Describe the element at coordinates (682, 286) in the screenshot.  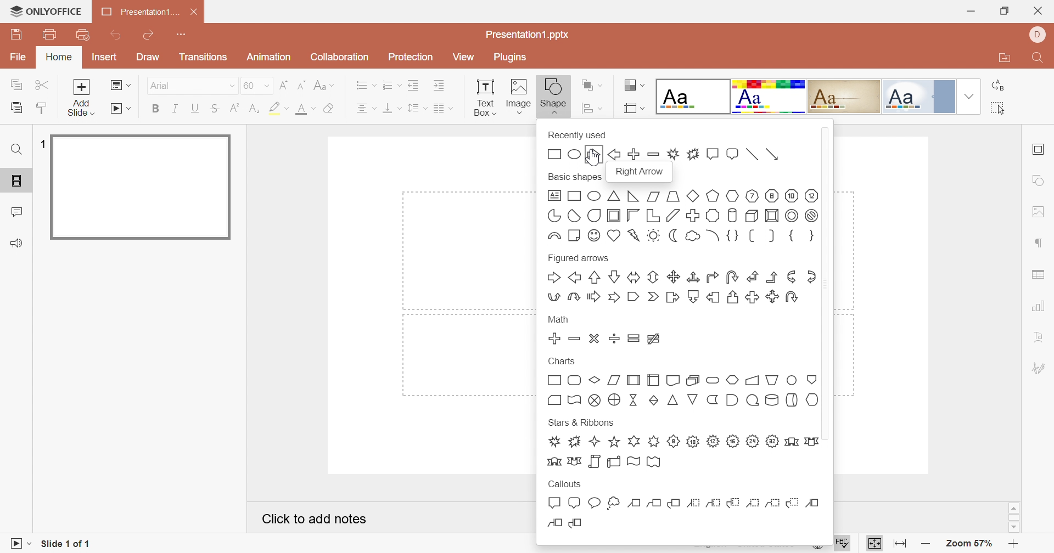
I see `Figured arrows icons` at that location.